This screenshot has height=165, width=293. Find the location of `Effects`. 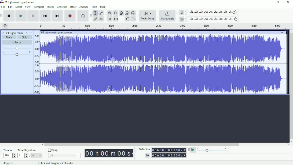

Effects is located at coordinates (18, 42).